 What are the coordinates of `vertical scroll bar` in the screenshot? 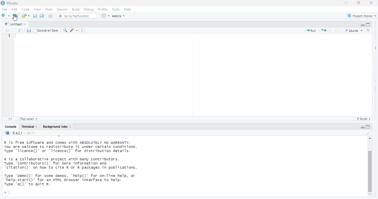 It's located at (370, 168).